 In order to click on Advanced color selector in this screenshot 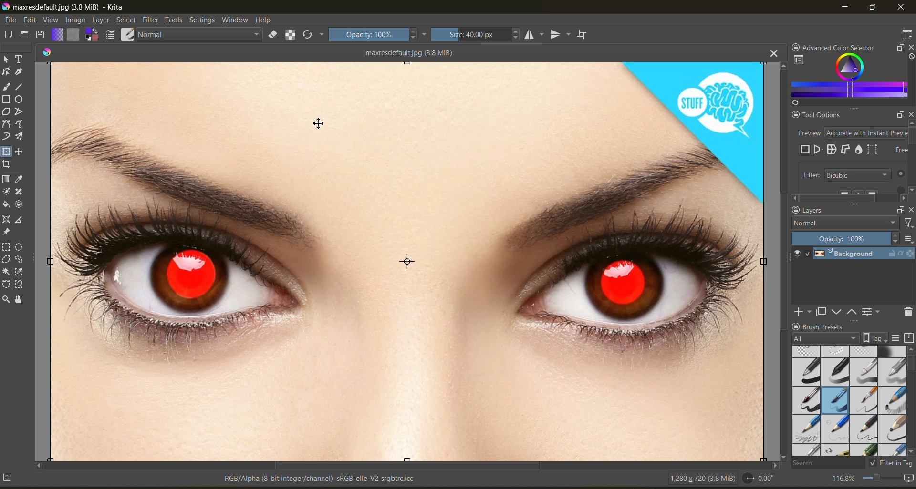, I will do `click(842, 45)`.